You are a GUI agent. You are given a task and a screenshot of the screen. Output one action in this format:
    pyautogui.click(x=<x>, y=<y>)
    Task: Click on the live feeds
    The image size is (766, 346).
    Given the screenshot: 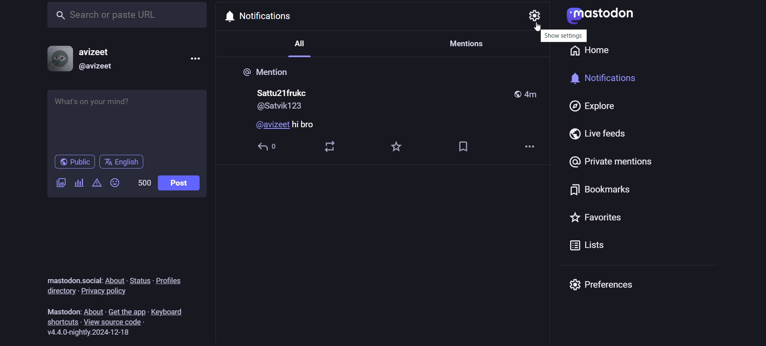 What is the action you would take?
    pyautogui.click(x=596, y=135)
    